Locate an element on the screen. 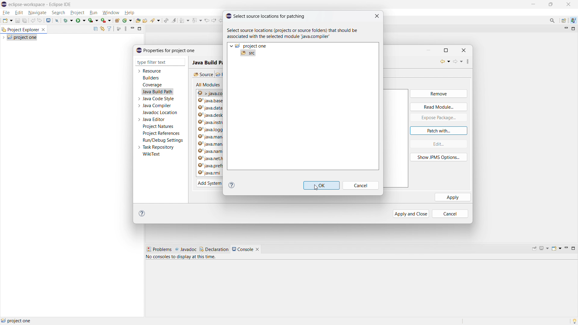 This screenshot has width=578, height=325. properties for project one is located at coordinates (166, 50).